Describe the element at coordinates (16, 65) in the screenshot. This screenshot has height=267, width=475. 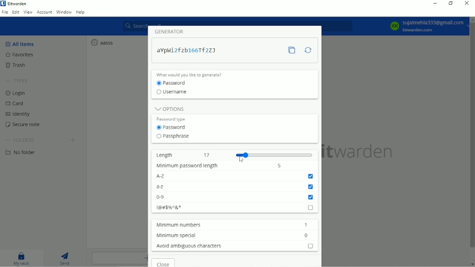
I see `Trash` at that location.